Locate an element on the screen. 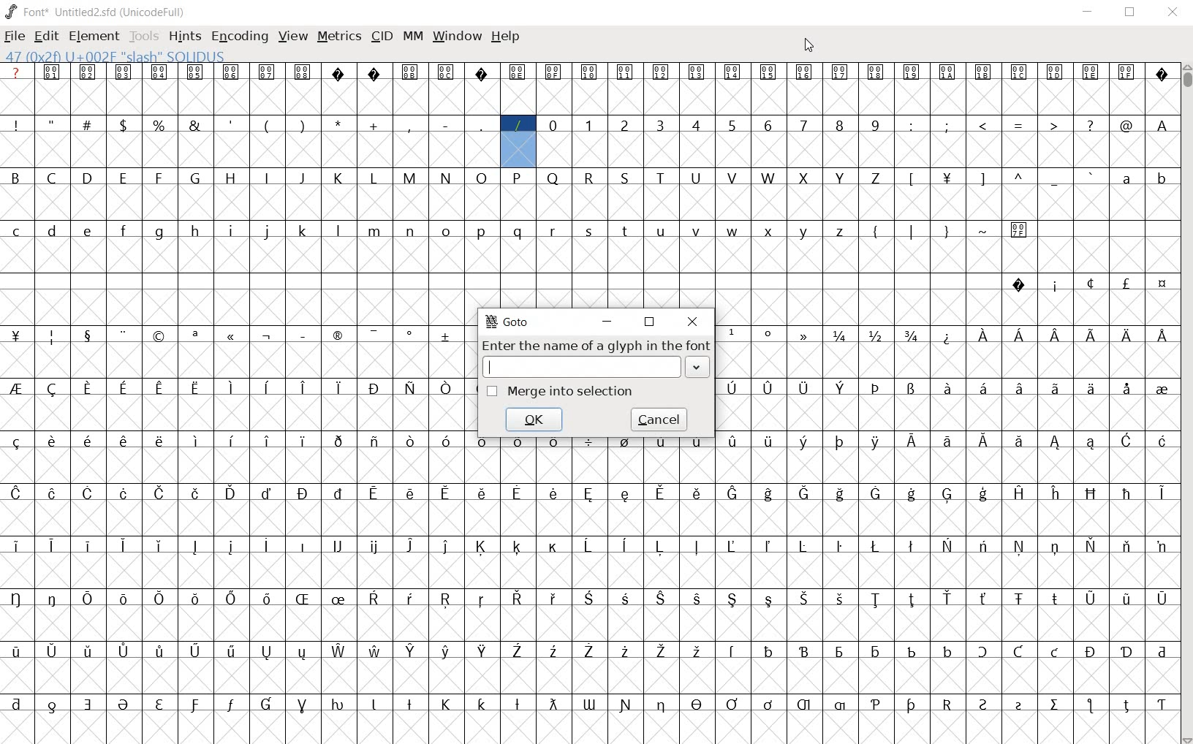 The width and height of the screenshot is (1193, 744). glyph is located at coordinates (1162, 705).